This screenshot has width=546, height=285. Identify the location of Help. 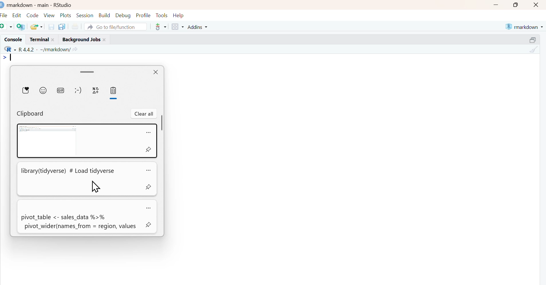
(180, 15).